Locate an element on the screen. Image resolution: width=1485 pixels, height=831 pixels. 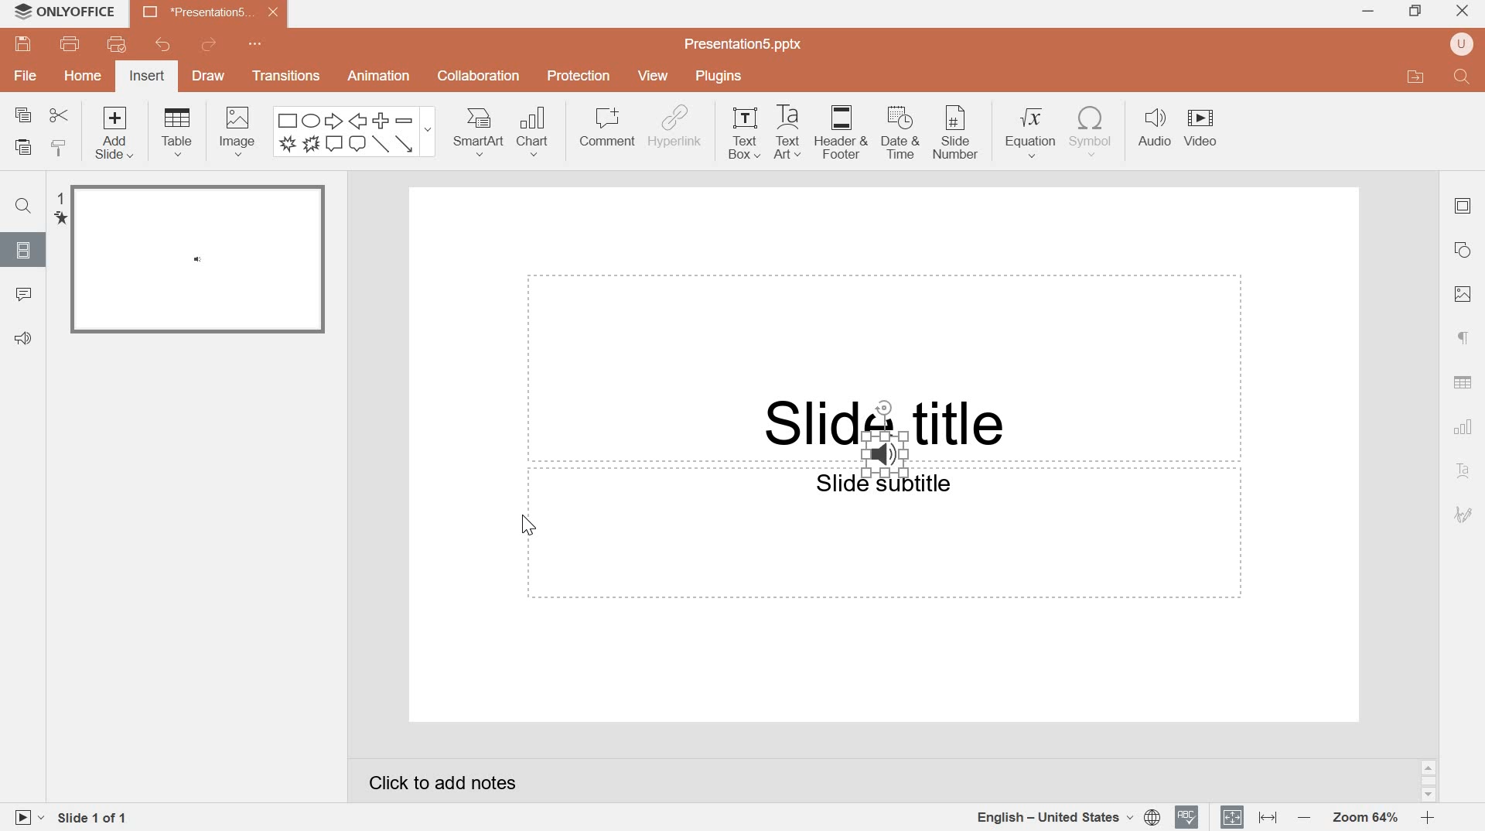
Presentation5.pptx is located at coordinates (745, 43).